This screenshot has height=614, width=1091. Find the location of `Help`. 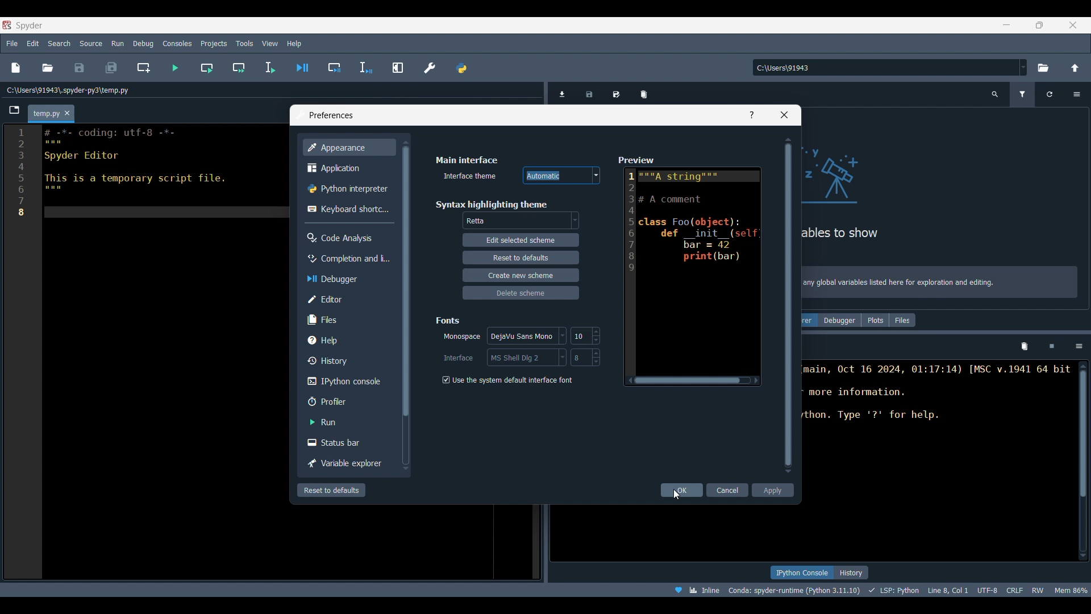

Help is located at coordinates (347, 340).